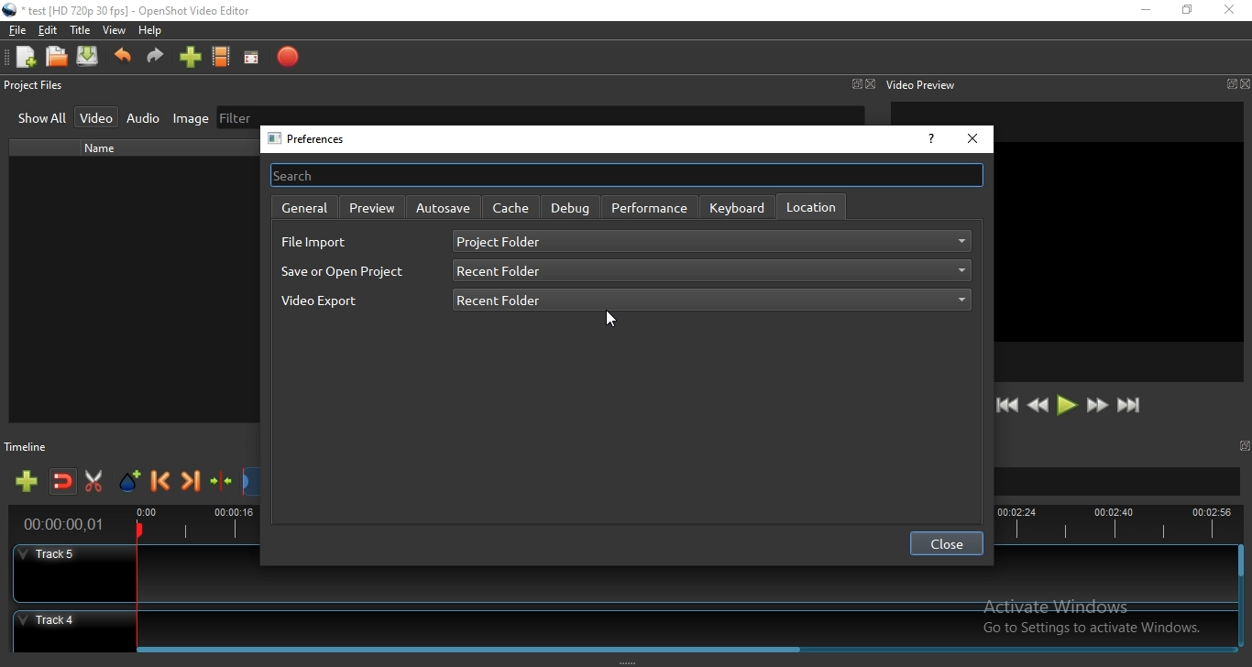 Image resolution: width=1252 pixels, height=667 pixels. I want to click on perfromance, so click(650, 208).